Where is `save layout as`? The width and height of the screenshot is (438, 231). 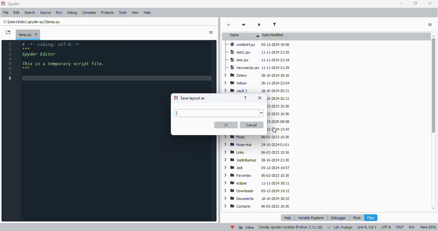
save layout as is located at coordinates (193, 98).